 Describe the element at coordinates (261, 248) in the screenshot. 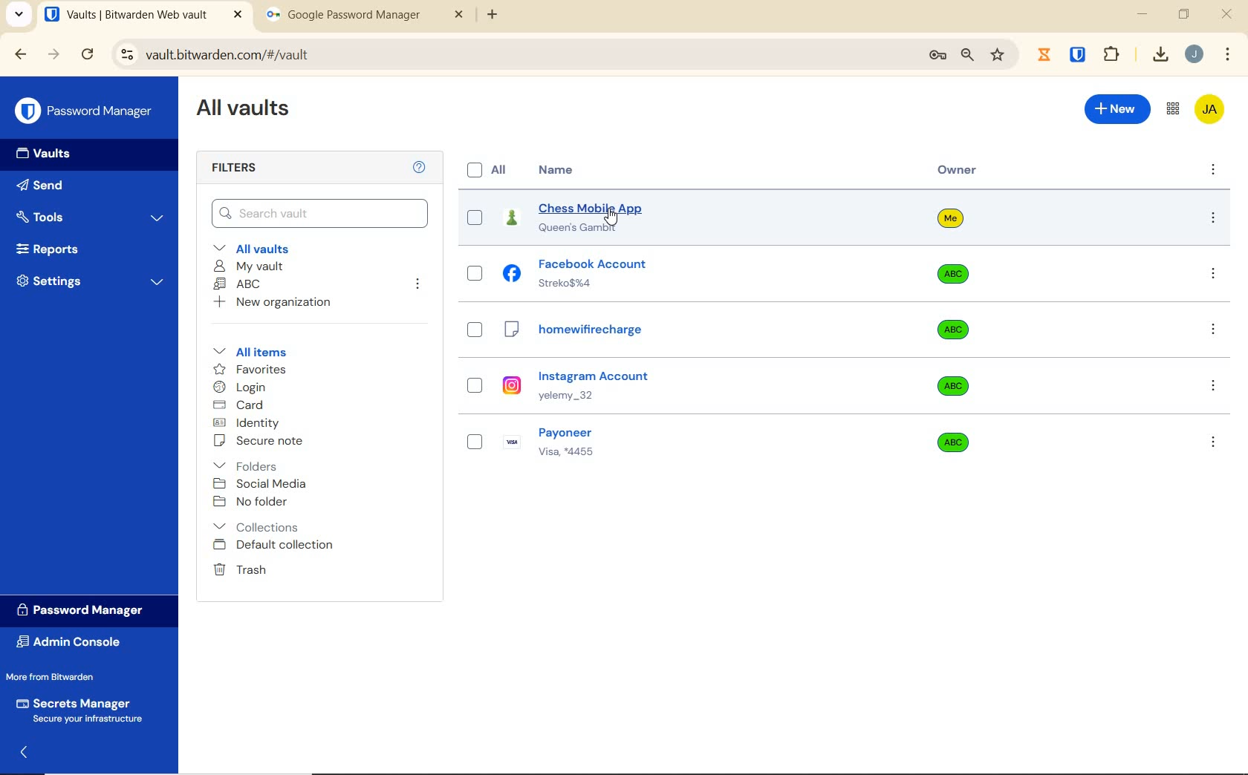

I see `All vaults` at that location.